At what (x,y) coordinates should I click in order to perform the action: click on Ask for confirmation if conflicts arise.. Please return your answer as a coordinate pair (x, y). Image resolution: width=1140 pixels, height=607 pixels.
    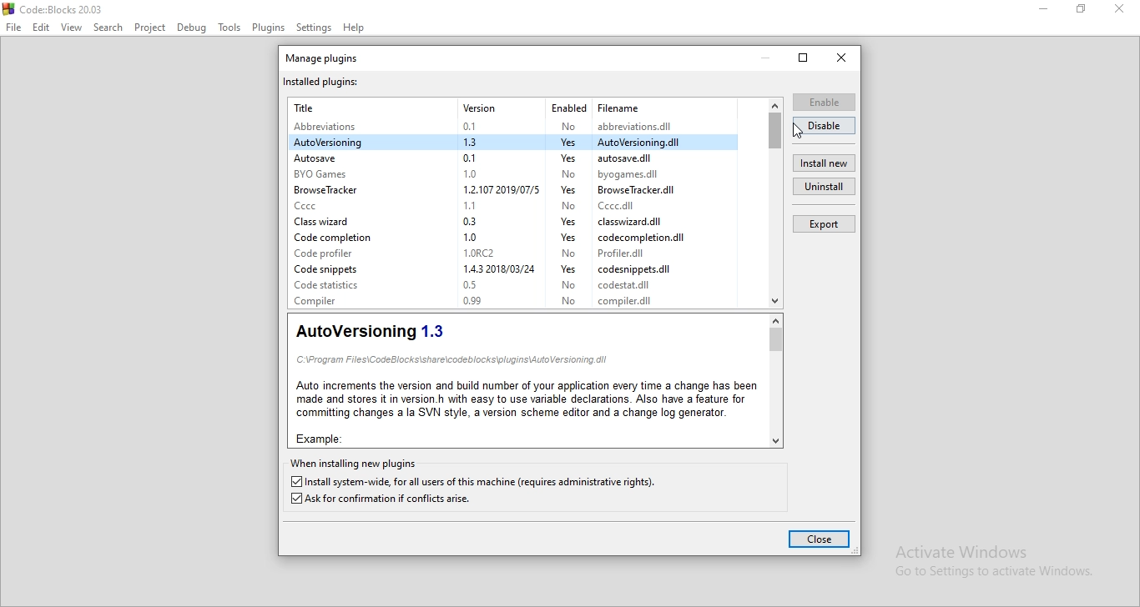
    Looking at the image, I should click on (386, 500).